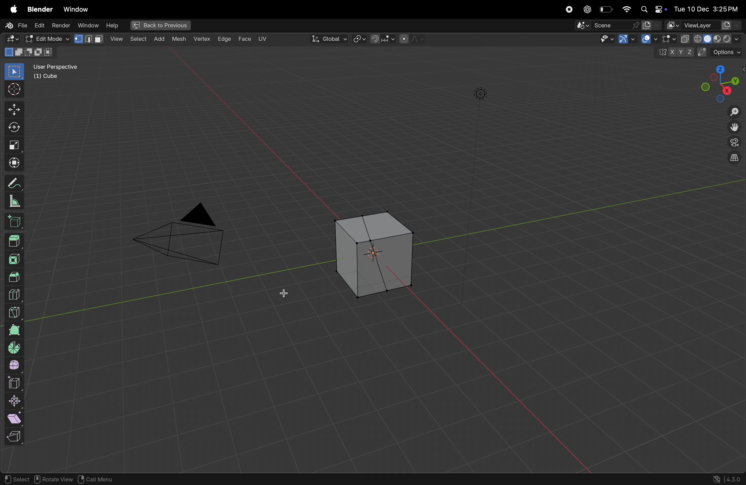  I want to click on loop cut, so click(18, 294).